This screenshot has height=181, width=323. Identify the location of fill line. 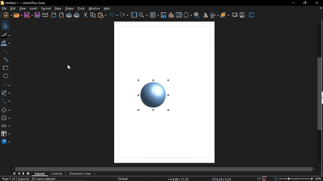
(6, 35).